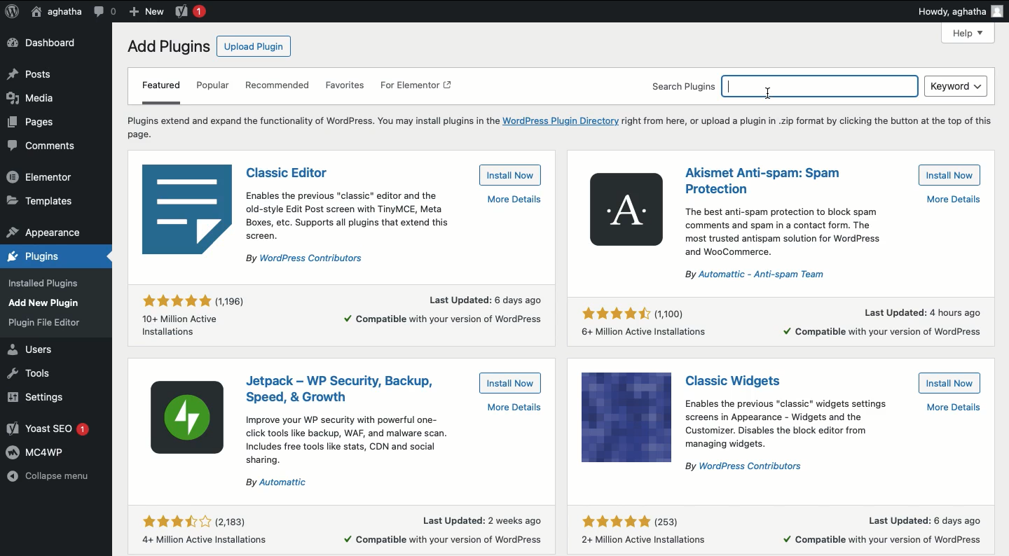  I want to click on Popular, so click(214, 87).